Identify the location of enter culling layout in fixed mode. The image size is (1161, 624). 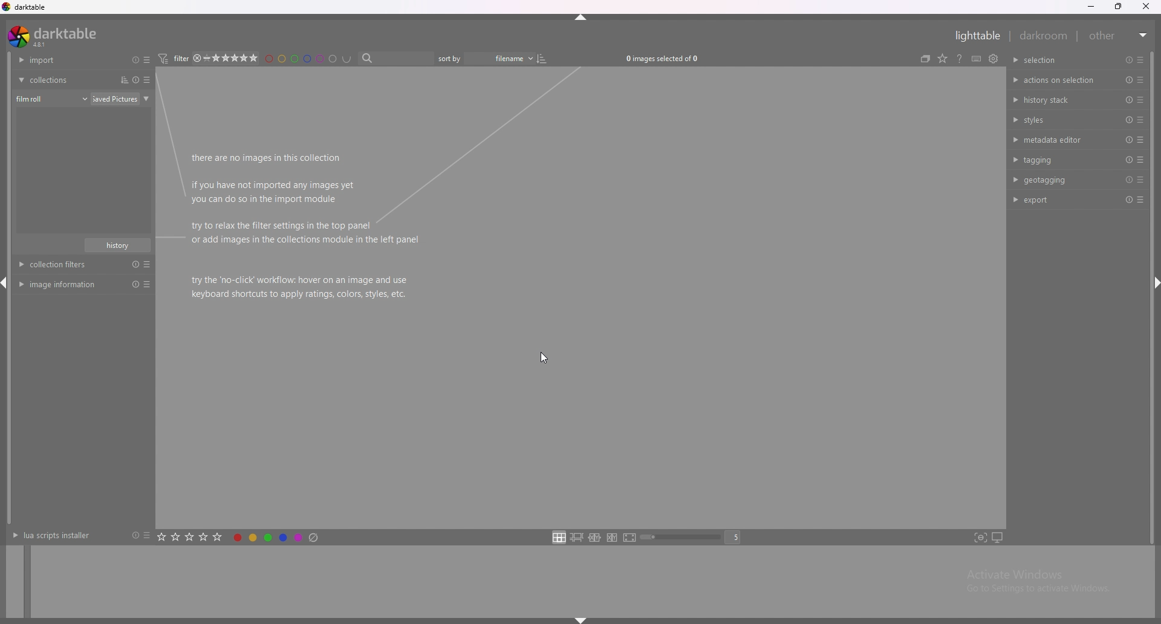
(594, 538).